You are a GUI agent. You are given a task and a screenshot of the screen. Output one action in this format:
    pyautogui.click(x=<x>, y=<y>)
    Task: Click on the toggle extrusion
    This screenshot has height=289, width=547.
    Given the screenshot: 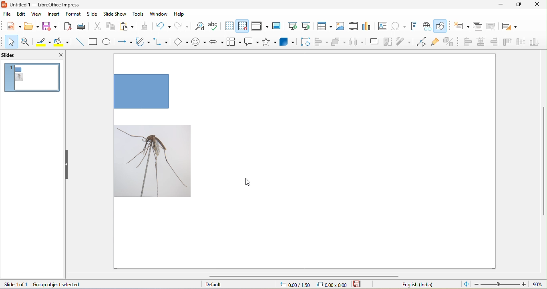 What is the action you would take?
    pyautogui.click(x=451, y=42)
    